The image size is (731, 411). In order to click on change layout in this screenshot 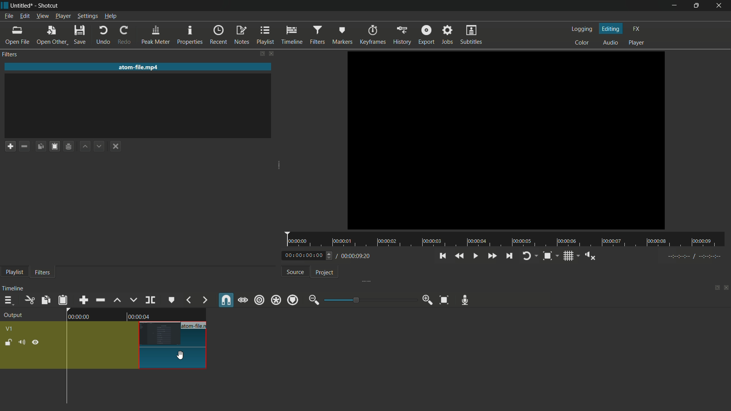, I will do `click(714, 290)`.